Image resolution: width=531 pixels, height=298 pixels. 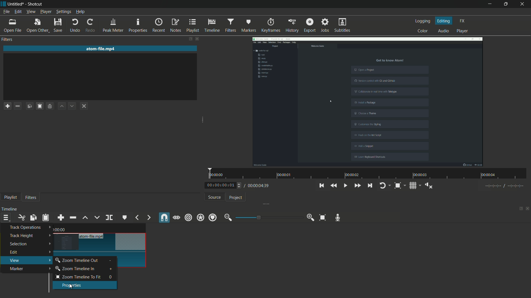 I want to click on playlist, so click(x=193, y=25).